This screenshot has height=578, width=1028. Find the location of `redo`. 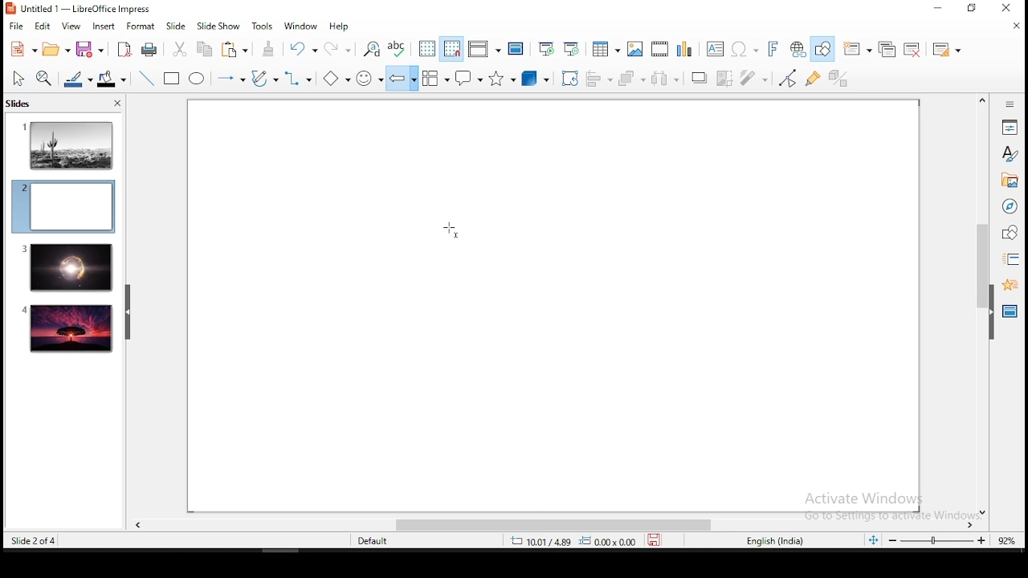

redo is located at coordinates (340, 47).